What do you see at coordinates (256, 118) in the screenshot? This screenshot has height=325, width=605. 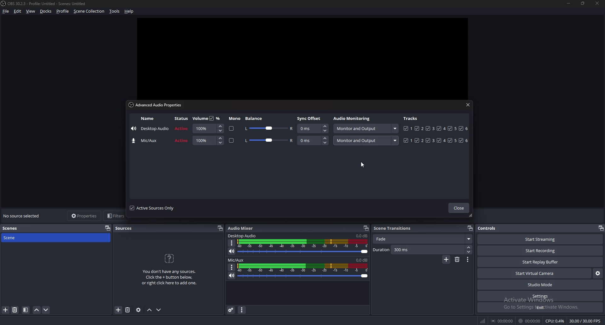 I see `balance` at bounding box center [256, 118].